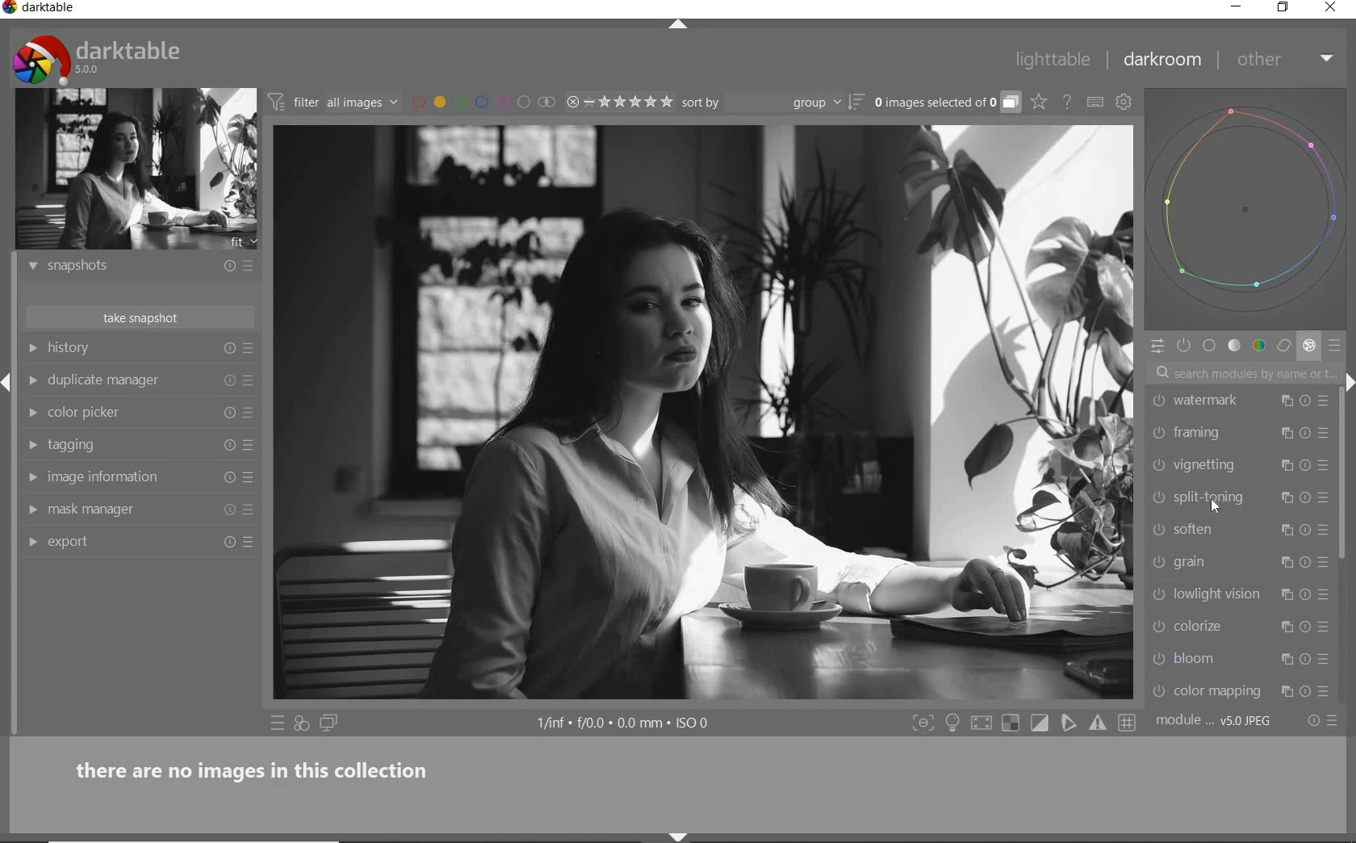 The height and width of the screenshot is (843, 1356). I want to click on reset, so click(228, 478).